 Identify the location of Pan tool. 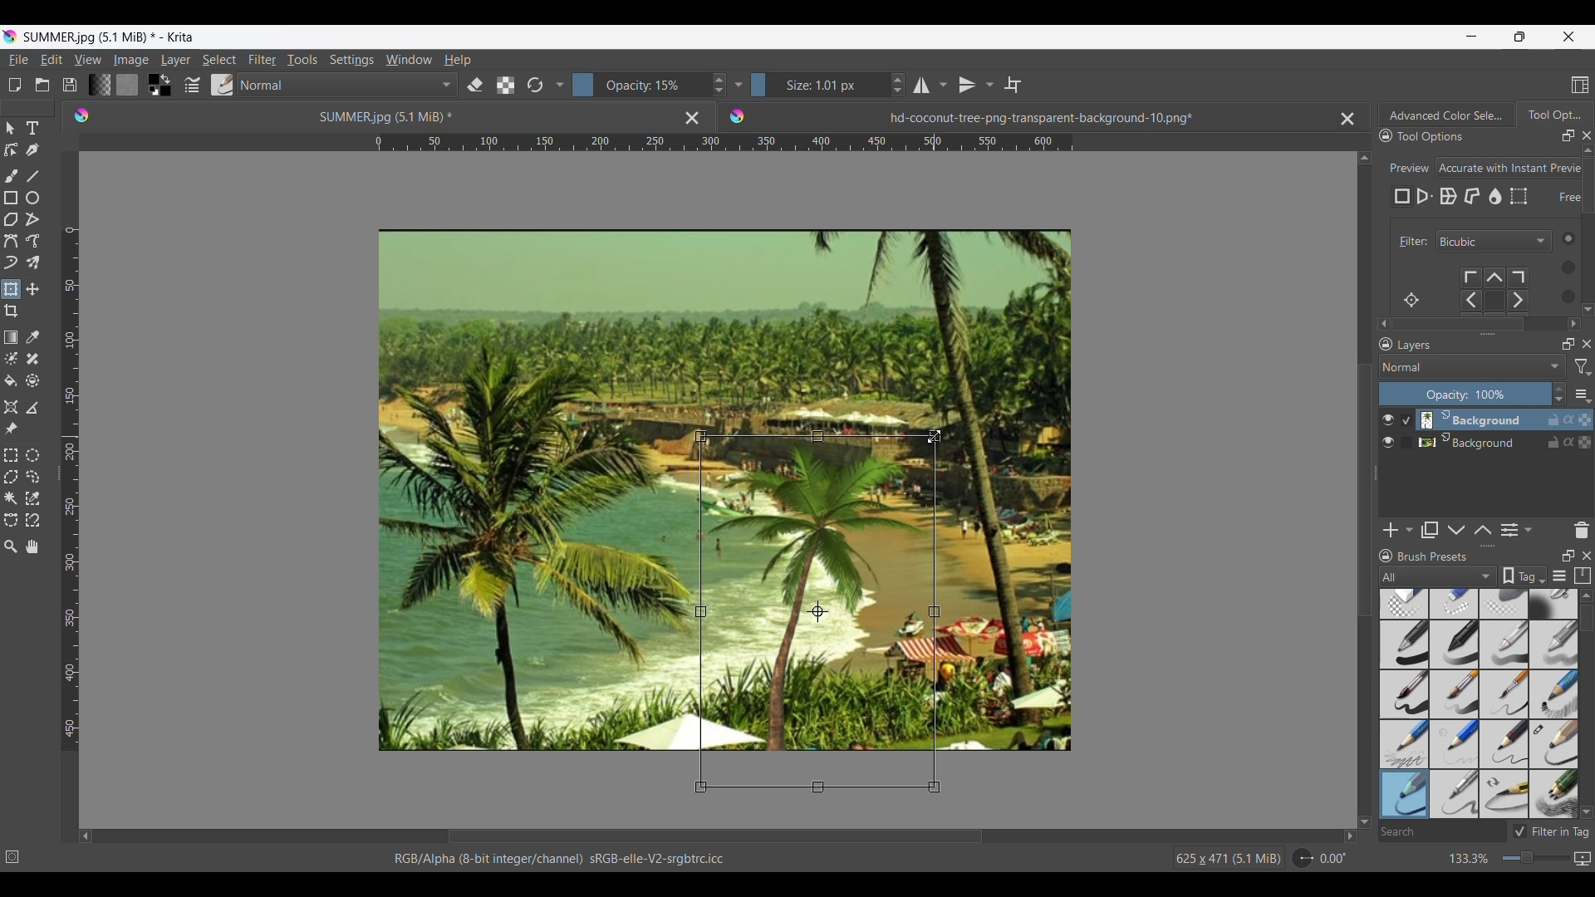
(33, 547).